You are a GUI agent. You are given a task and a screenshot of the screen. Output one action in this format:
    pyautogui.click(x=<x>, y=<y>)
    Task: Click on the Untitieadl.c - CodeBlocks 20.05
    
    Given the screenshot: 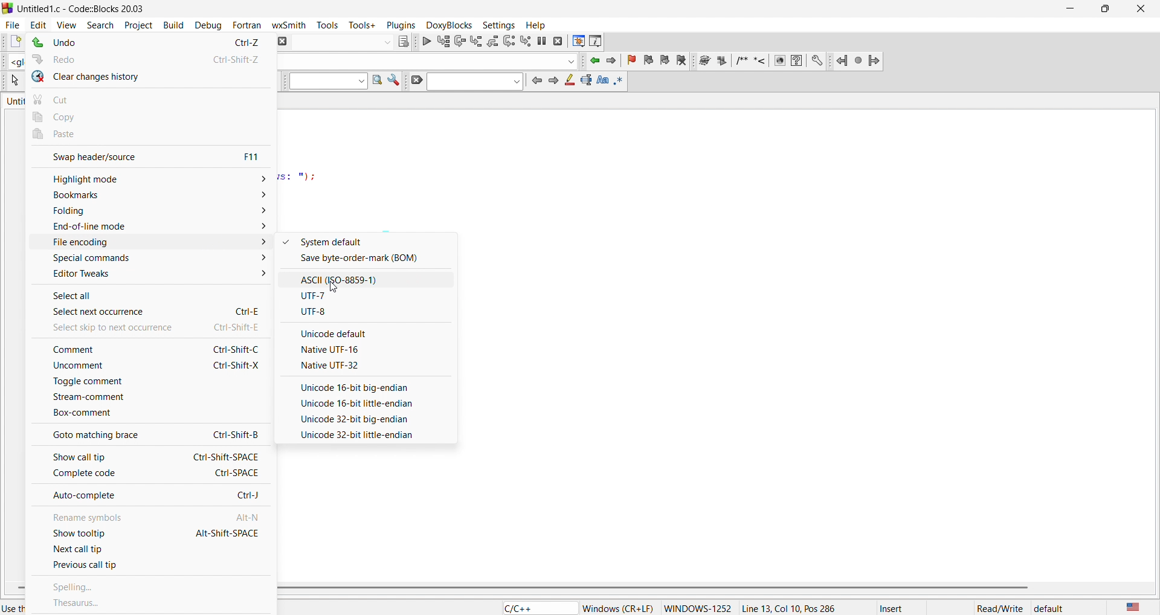 What is the action you would take?
    pyautogui.click(x=86, y=9)
    